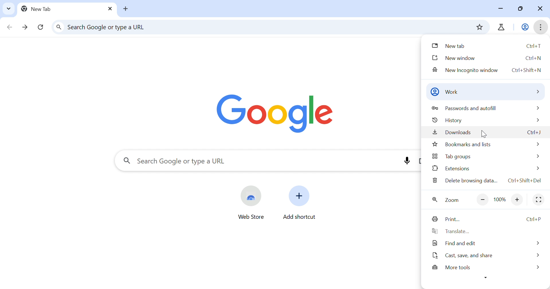 This screenshot has width=550, height=289. I want to click on Arrow, so click(537, 92).